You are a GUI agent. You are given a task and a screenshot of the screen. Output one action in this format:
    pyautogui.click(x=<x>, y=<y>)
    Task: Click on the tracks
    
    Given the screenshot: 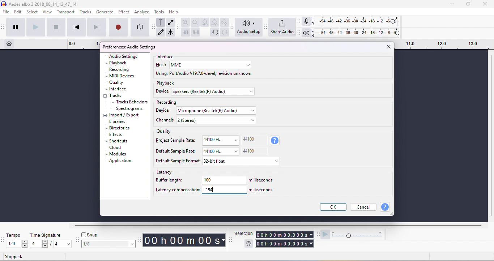 What is the action you would take?
    pyautogui.click(x=85, y=12)
    